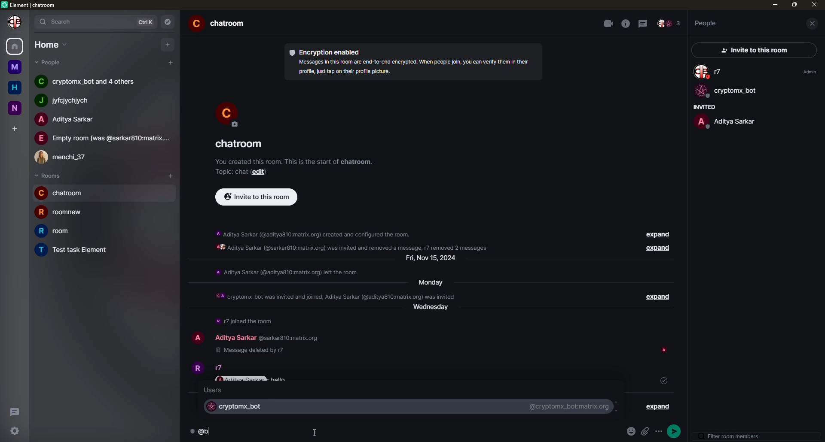  Describe the element at coordinates (31, 6) in the screenshot. I see `element` at that location.